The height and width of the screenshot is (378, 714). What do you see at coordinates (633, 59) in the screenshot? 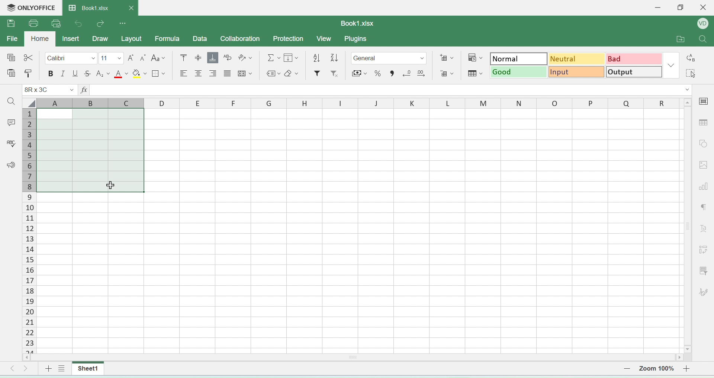
I see `bad` at bounding box center [633, 59].